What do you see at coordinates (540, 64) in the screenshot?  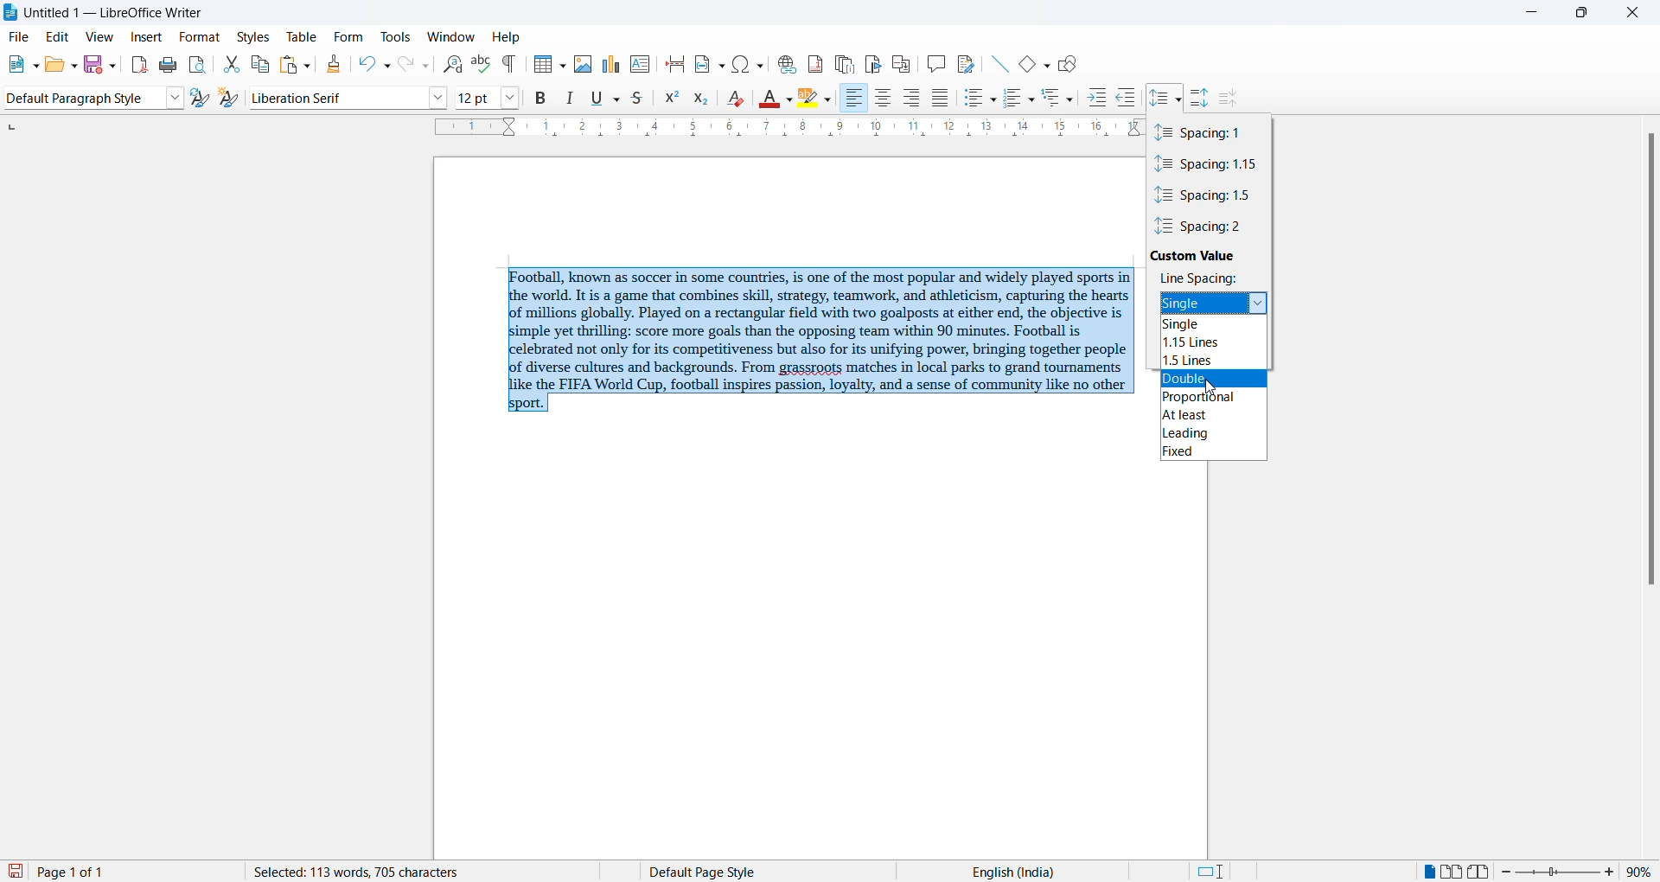 I see `insert table` at bounding box center [540, 64].